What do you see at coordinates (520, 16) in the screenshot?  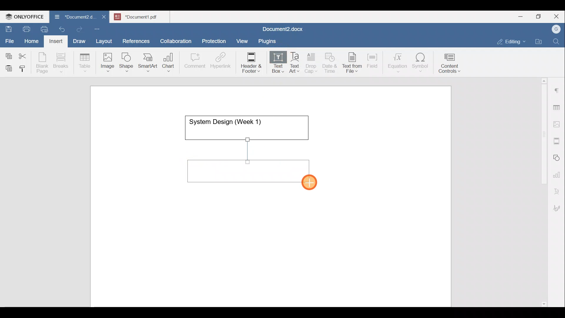 I see `Minimize` at bounding box center [520, 16].